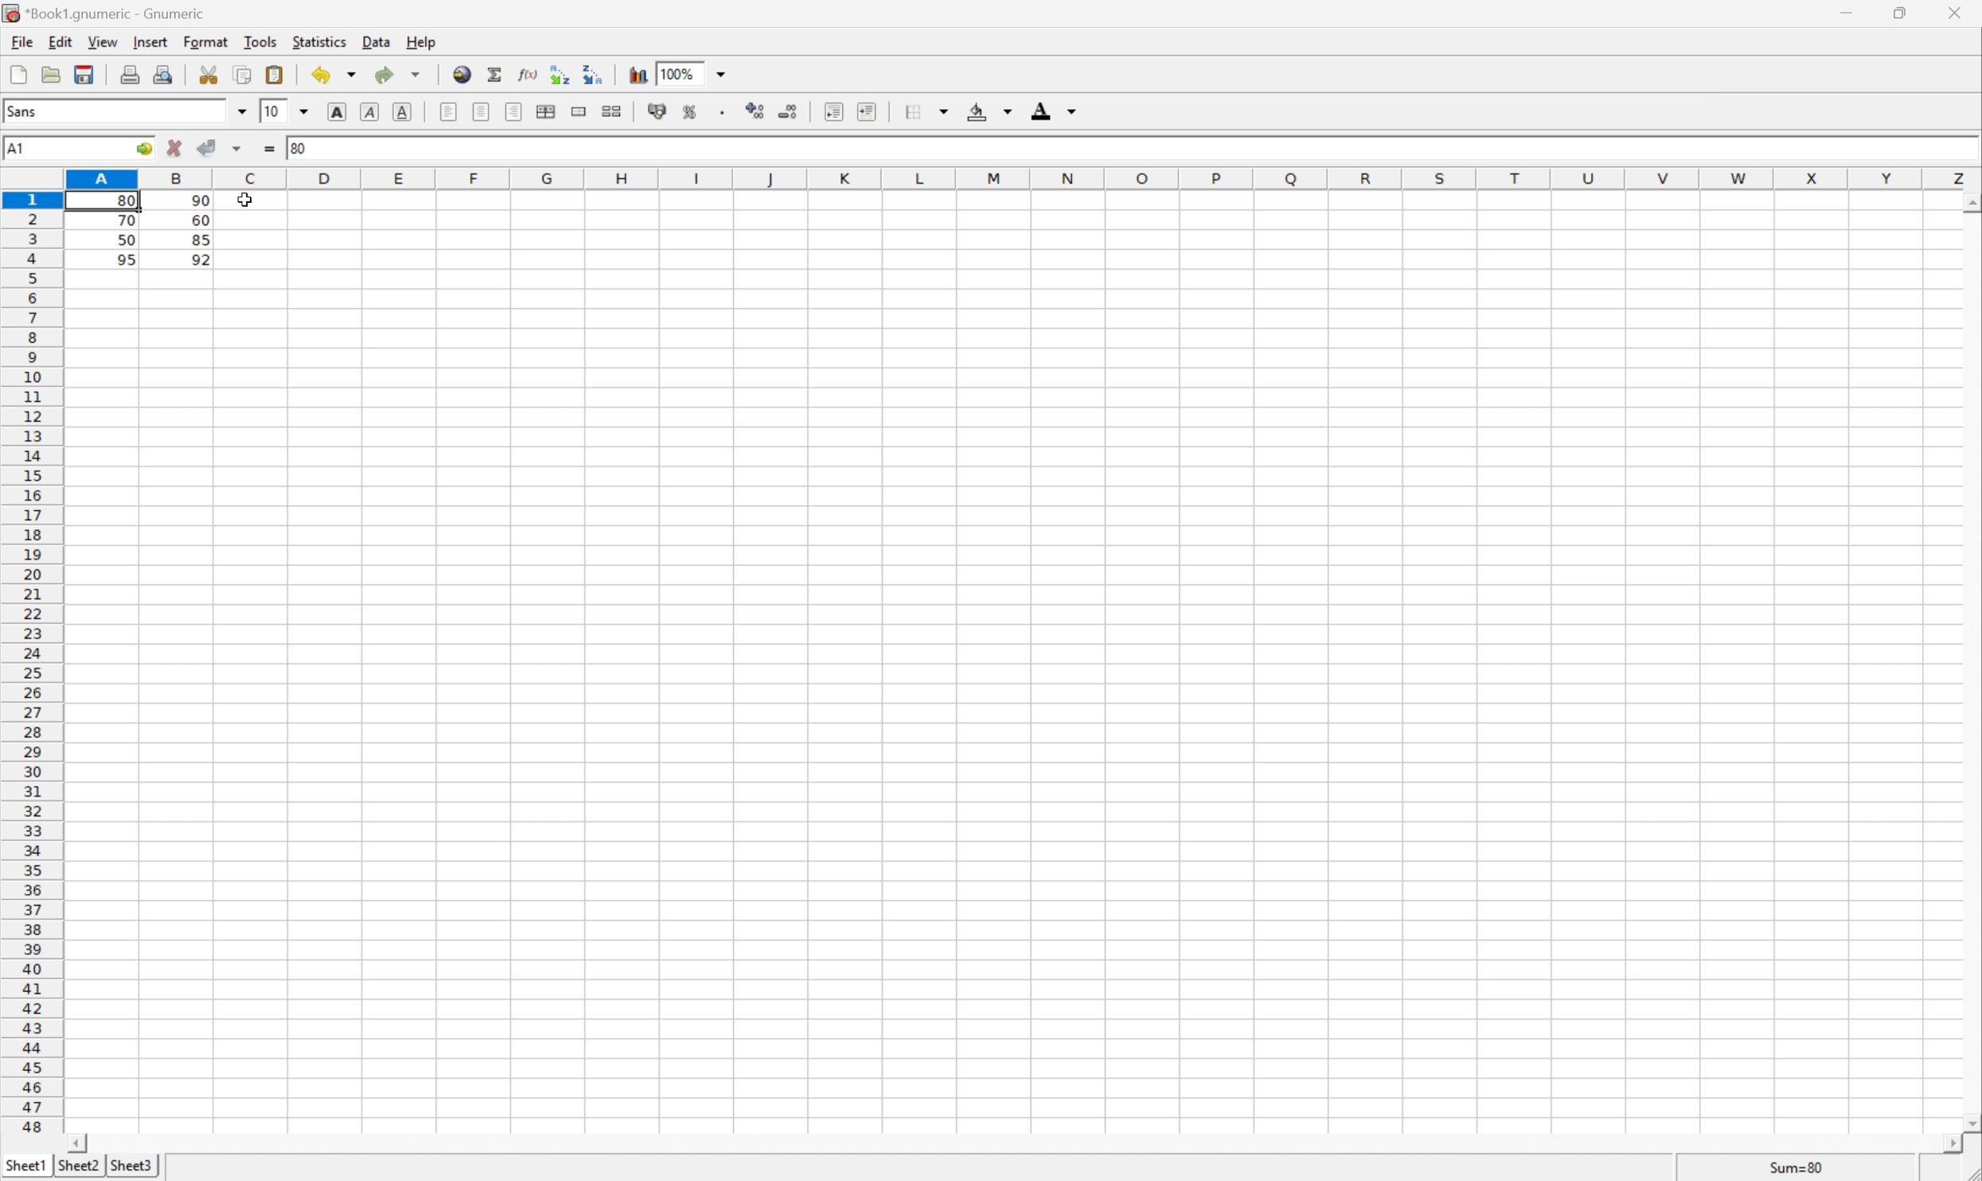 The width and height of the screenshot is (1982, 1181). I want to click on Increase indent, and align the contents to the left, so click(834, 109).